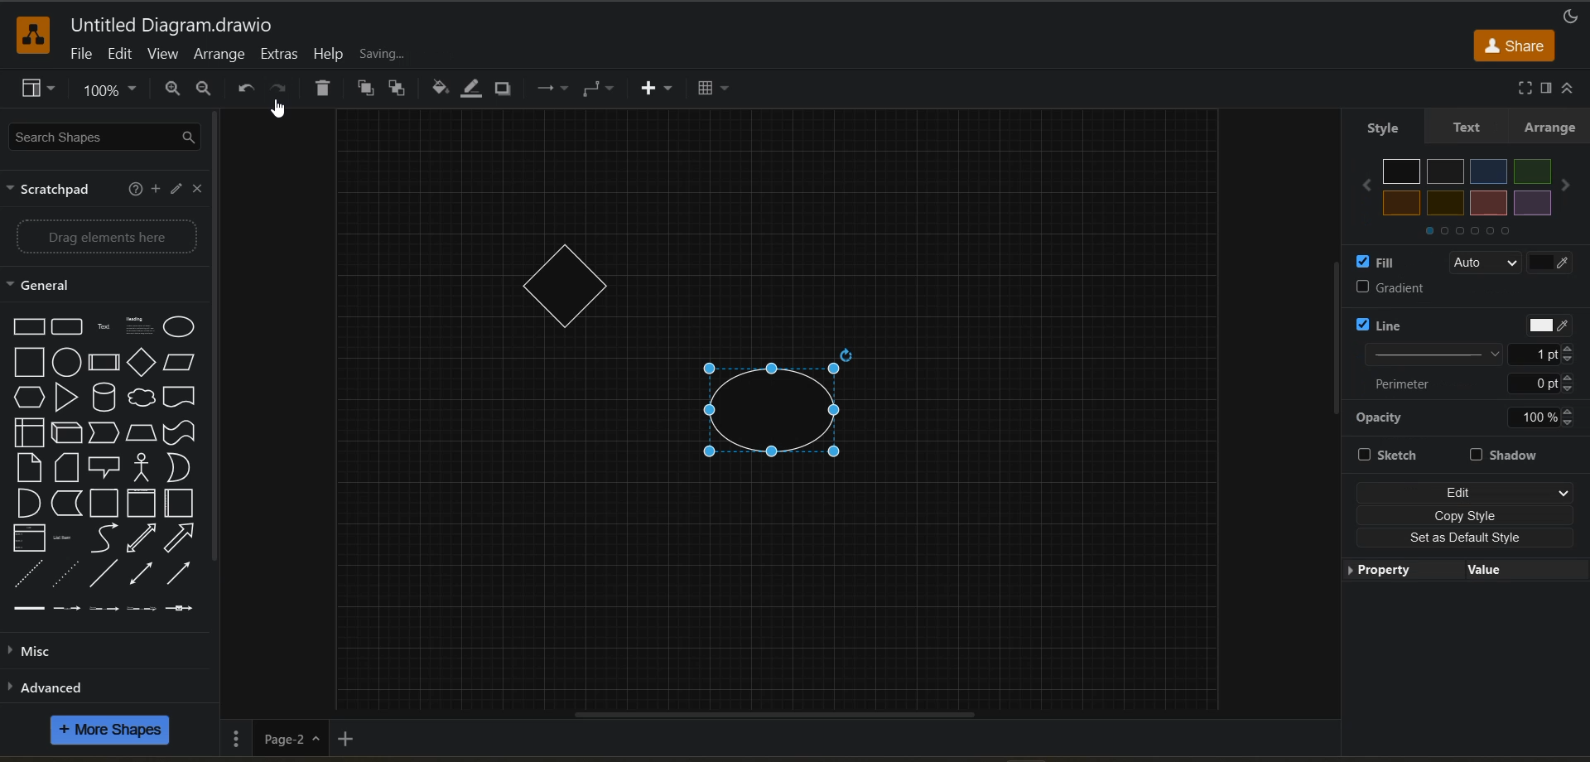 This screenshot has height=762, width=1590. Describe the element at coordinates (1465, 490) in the screenshot. I see `edit` at that location.